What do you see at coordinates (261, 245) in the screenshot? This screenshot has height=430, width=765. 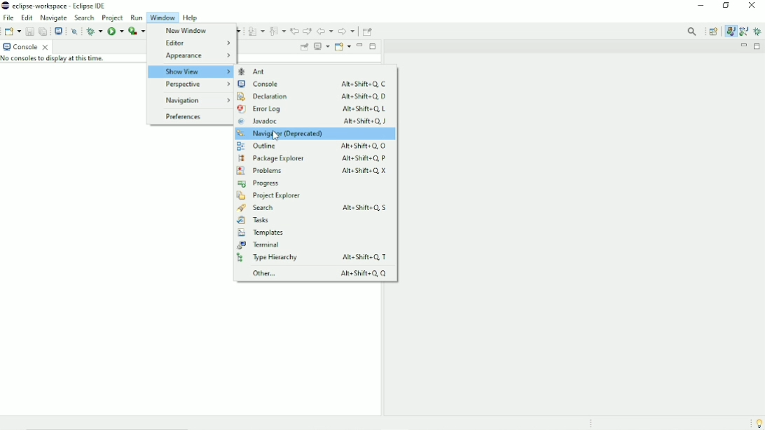 I see `Terminal` at bounding box center [261, 245].